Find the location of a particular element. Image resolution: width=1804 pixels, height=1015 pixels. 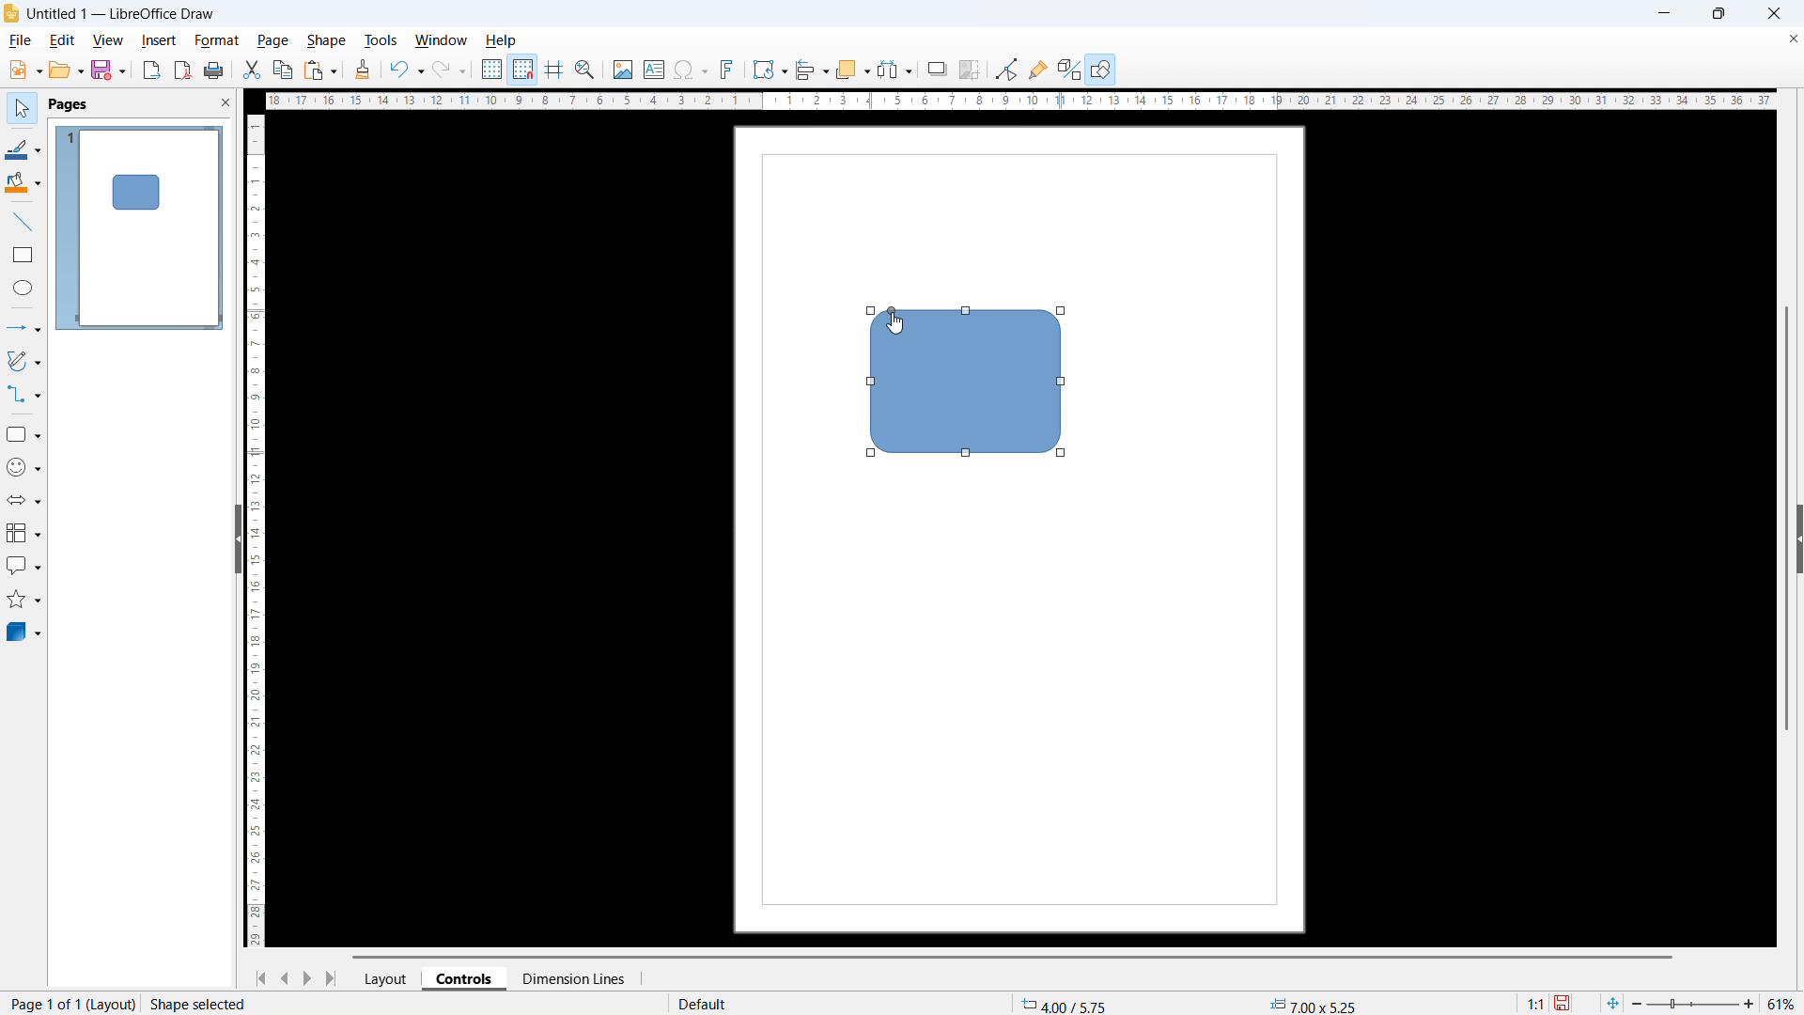

select  is located at coordinates (20, 109).